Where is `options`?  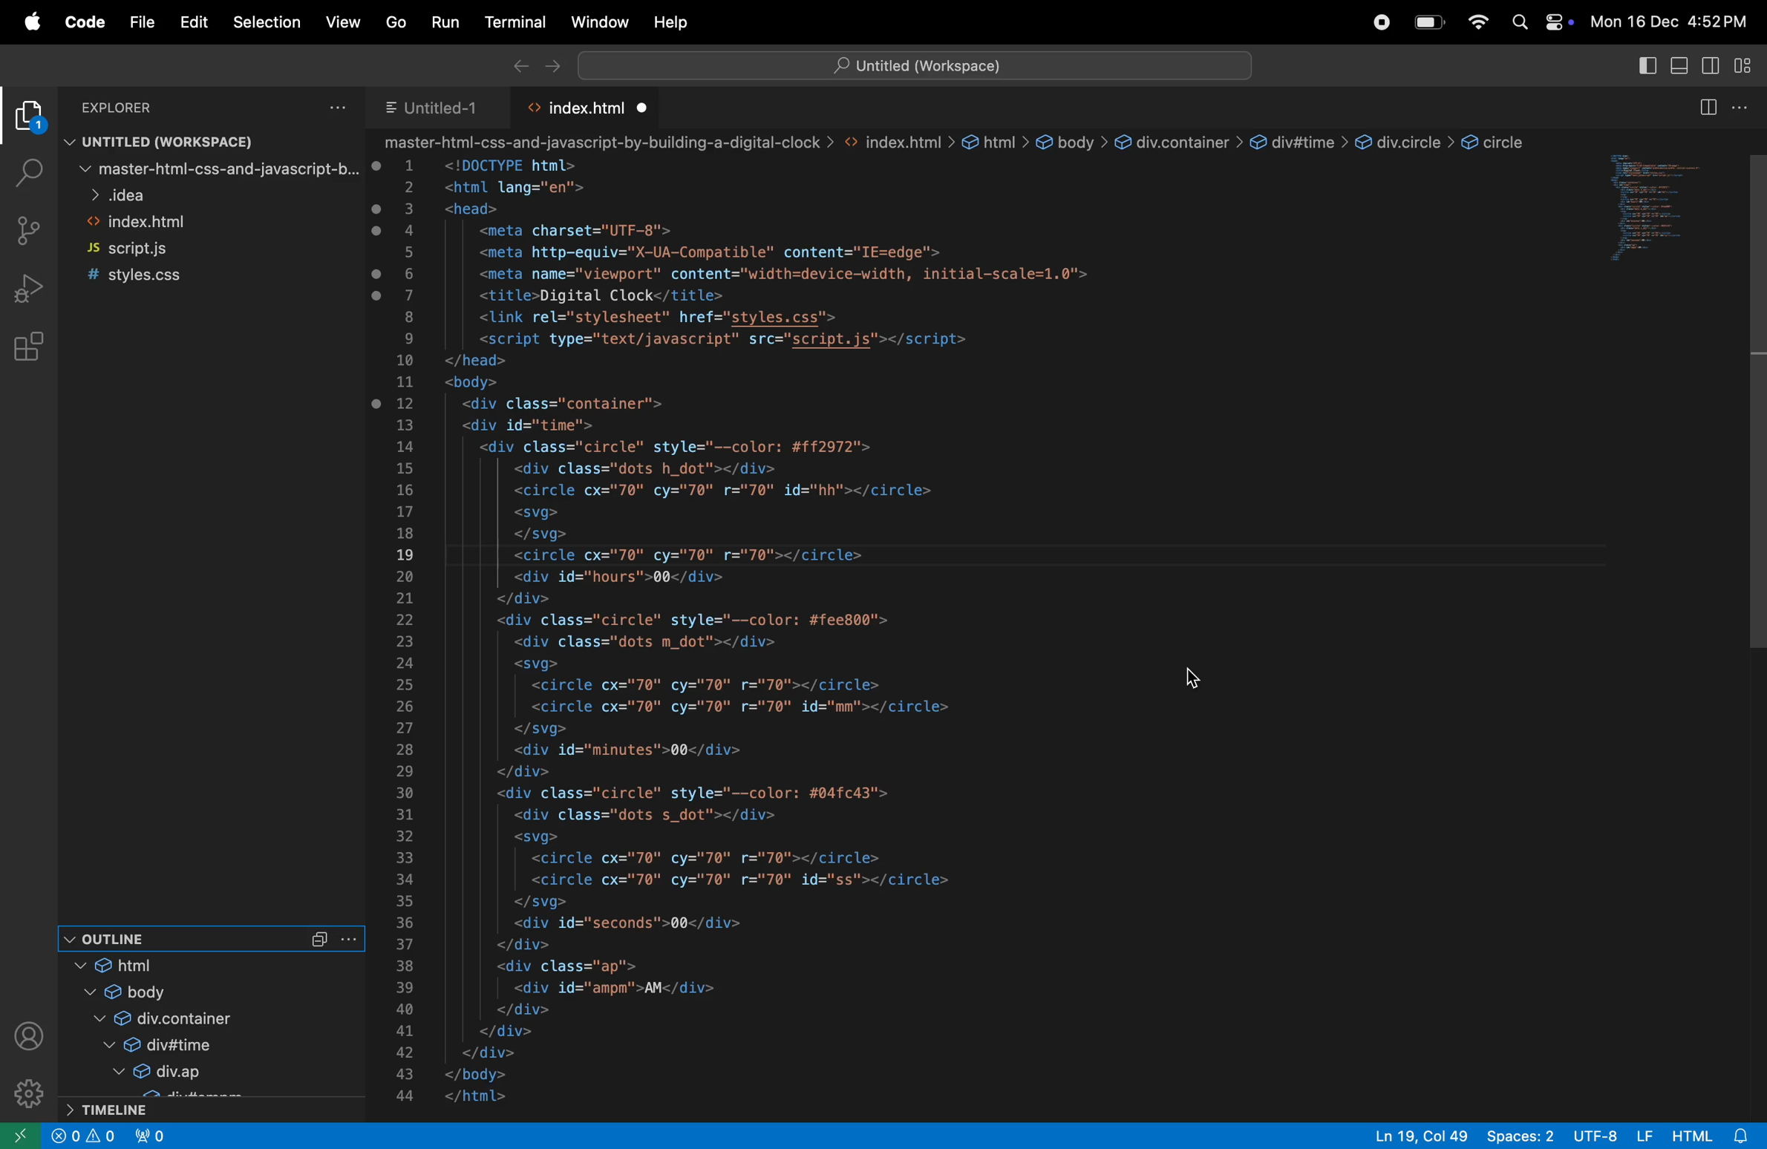 options is located at coordinates (1748, 107).